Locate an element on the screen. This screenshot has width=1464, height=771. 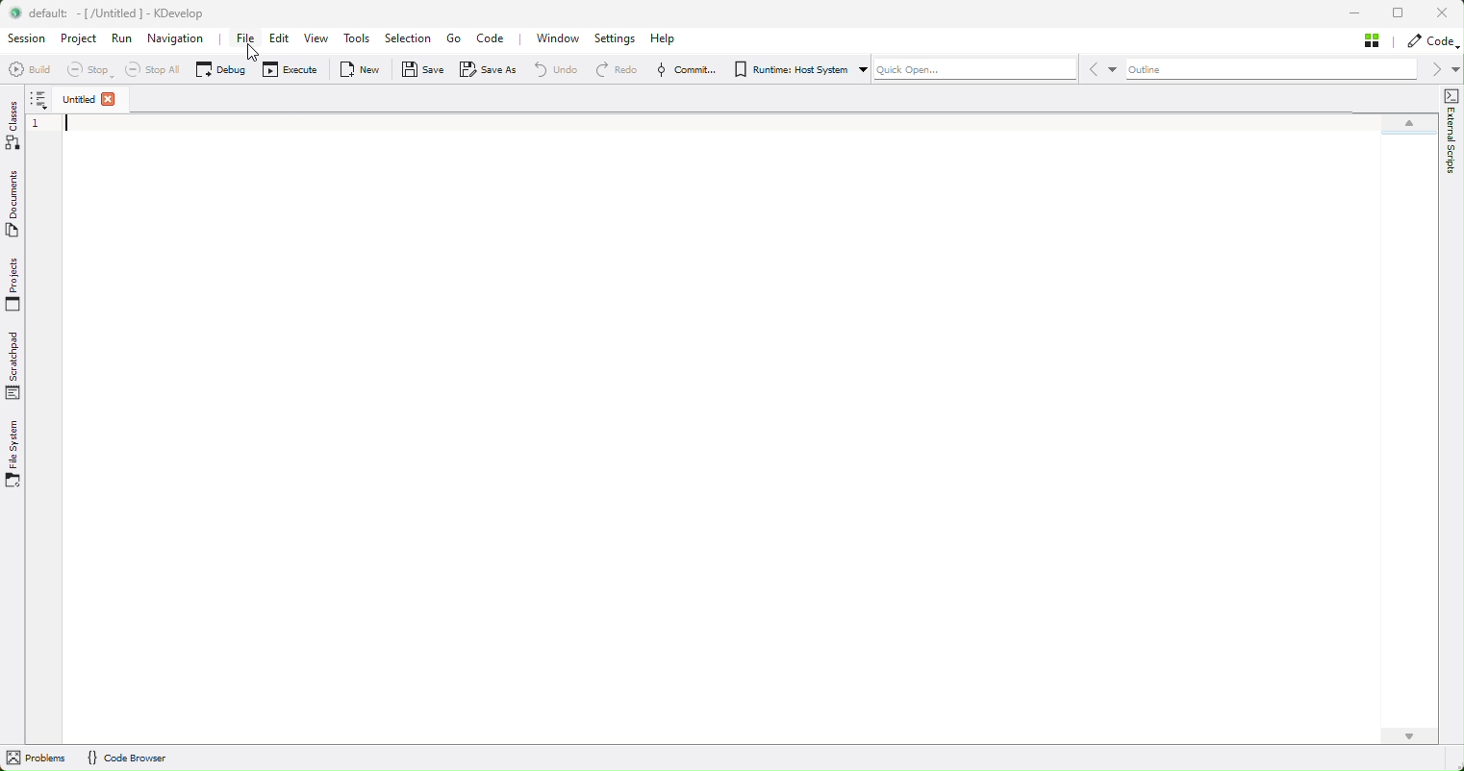
Stash is located at coordinates (1374, 39).